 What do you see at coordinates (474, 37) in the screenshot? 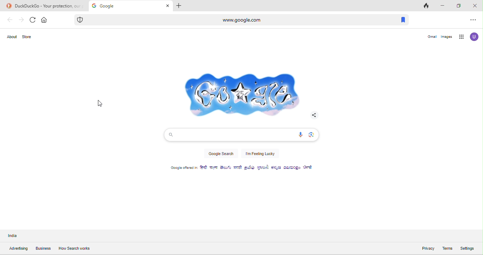
I see `account` at bounding box center [474, 37].